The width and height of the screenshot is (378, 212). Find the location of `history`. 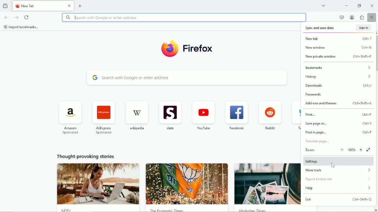

history is located at coordinates (339, 77).